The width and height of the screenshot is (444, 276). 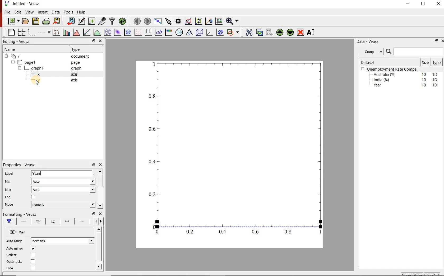 What do you see at coordinates (363, 69) in the screenshot?
I see `collpase` at bounding box center [363, 69].